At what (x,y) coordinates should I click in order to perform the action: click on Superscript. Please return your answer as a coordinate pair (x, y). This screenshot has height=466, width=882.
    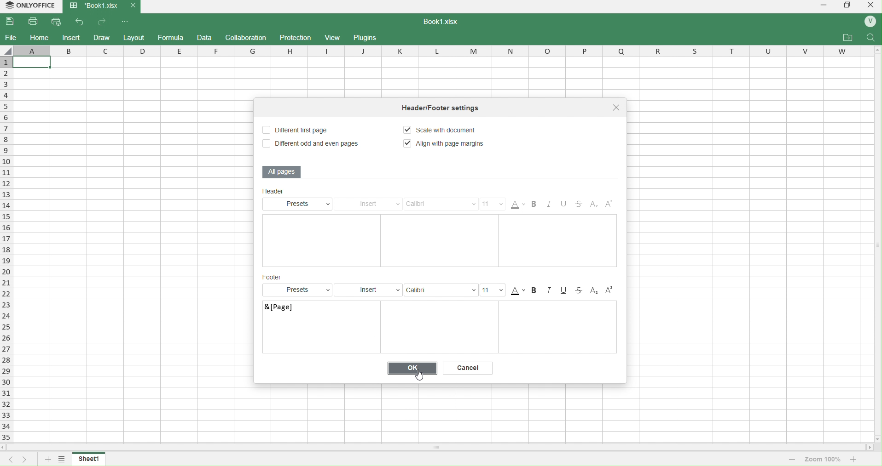
    Looking at the image, I should click on (609, 290).